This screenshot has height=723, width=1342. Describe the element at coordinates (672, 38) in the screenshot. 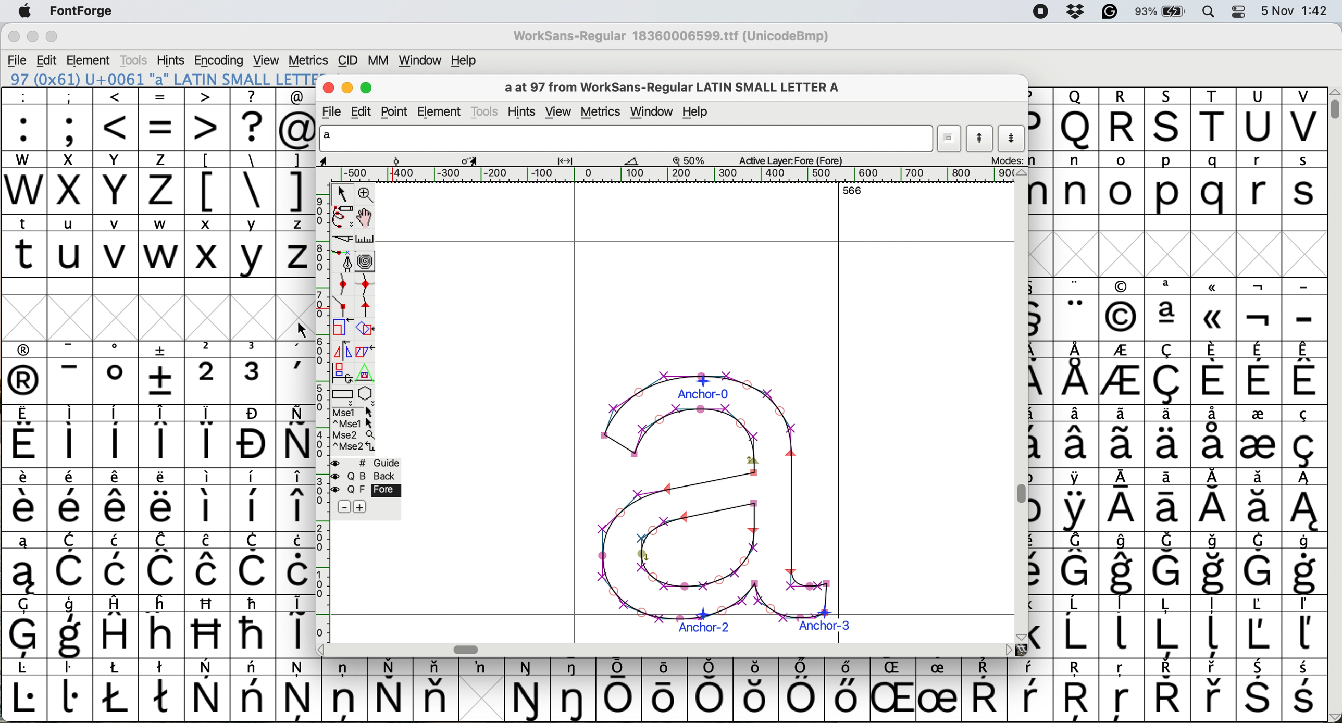

I see `WorkSans-Regular 18360006599.ttf (UnicodeBmp)` at that location.